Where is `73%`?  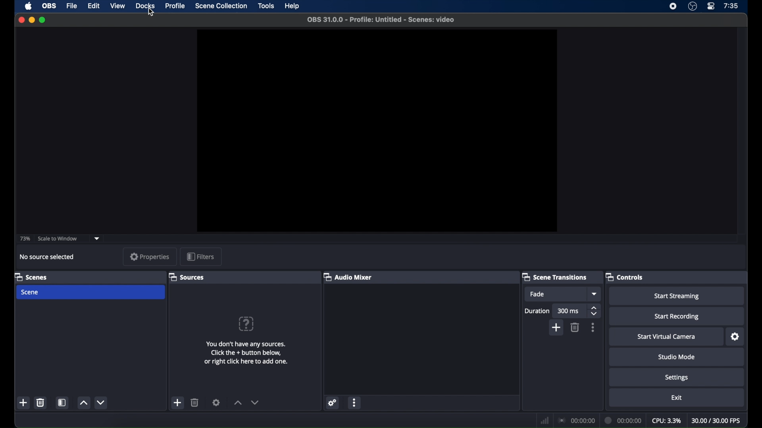 73% is located at coordinates (25, 239).